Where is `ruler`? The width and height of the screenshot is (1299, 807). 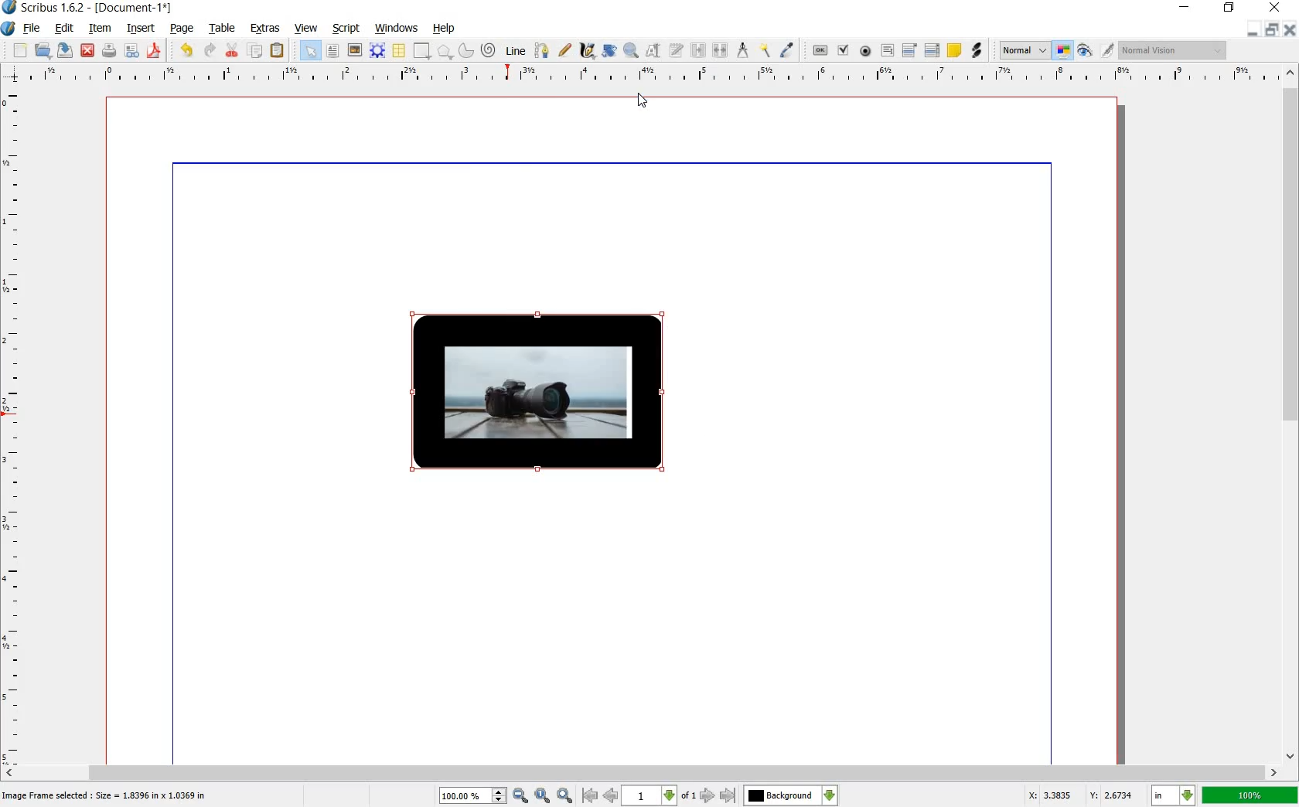
ruler is located at coordinates (651, 75).